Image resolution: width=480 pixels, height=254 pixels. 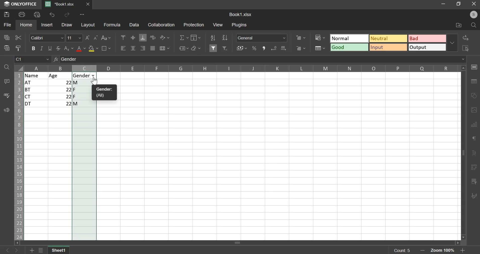 I want to click on 22, so click(x=61, y=96).